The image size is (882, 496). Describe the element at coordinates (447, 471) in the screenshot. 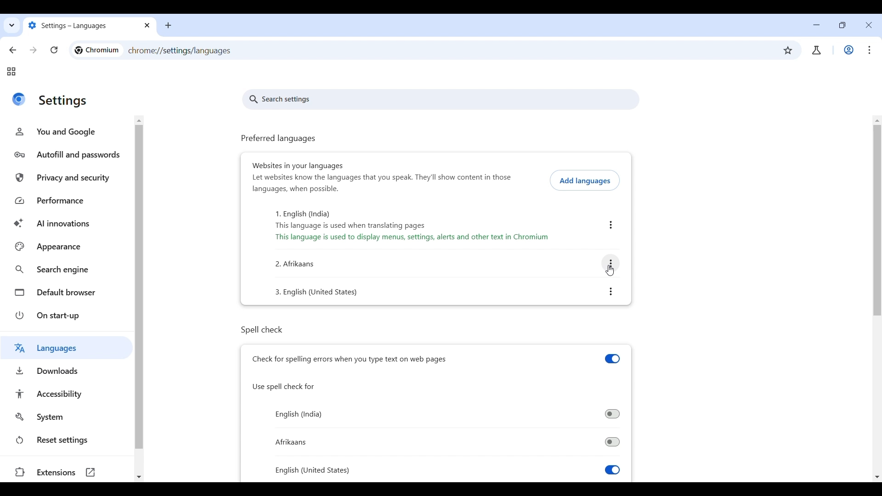

I see `Toggle for spell check in English (US)` at that location.